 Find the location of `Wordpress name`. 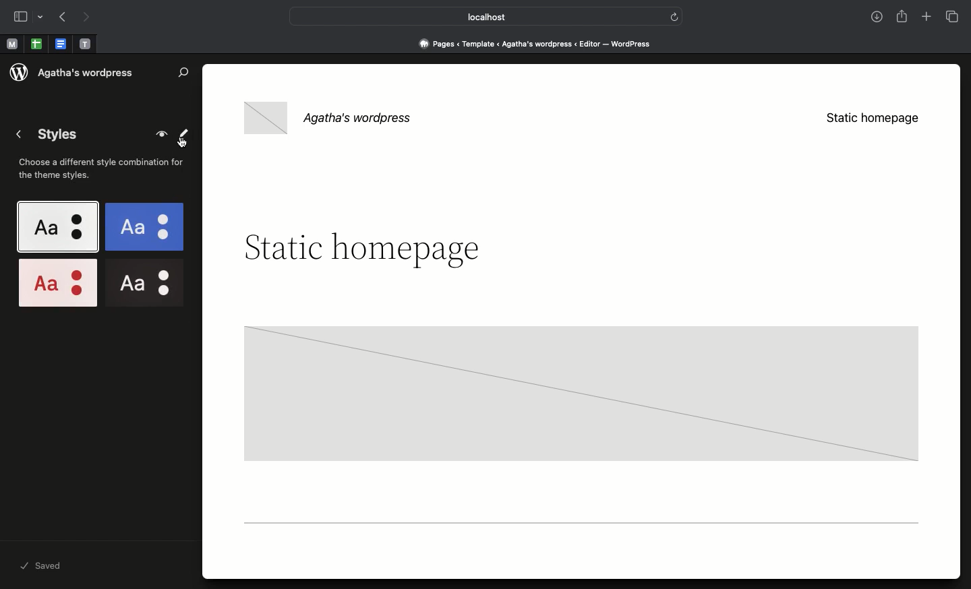

Wordpress name is located at coordinates (334, 116).